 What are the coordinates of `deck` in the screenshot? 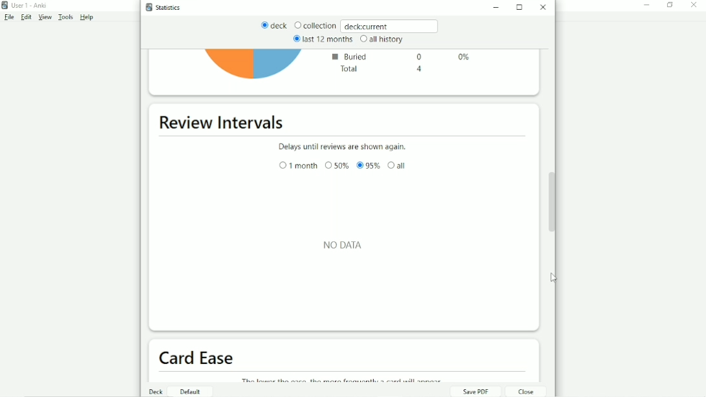 It's located at (274, 26).